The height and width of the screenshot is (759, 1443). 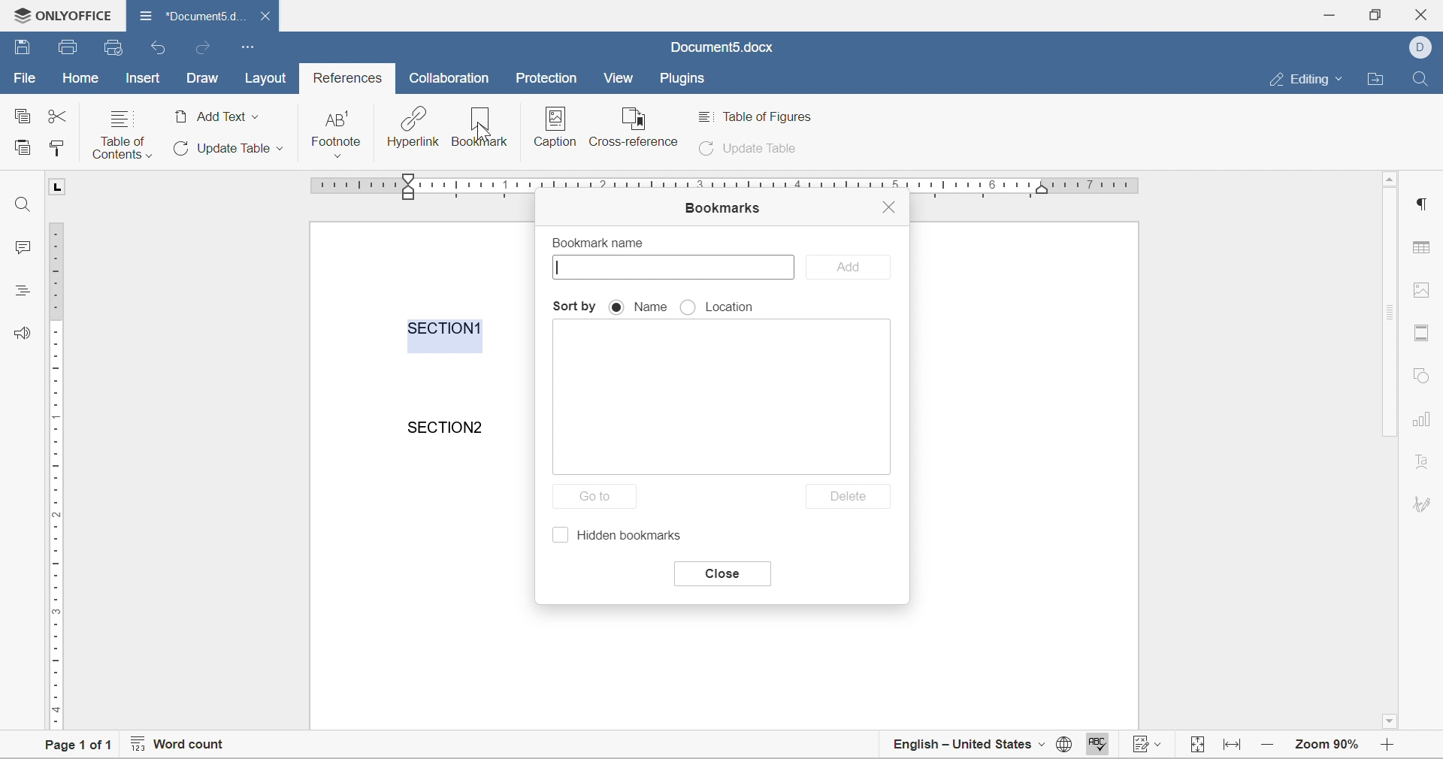 What do you see at coordinates (217, 116) in the screenshot?
I see `add text` at bounding box center [217, 116].